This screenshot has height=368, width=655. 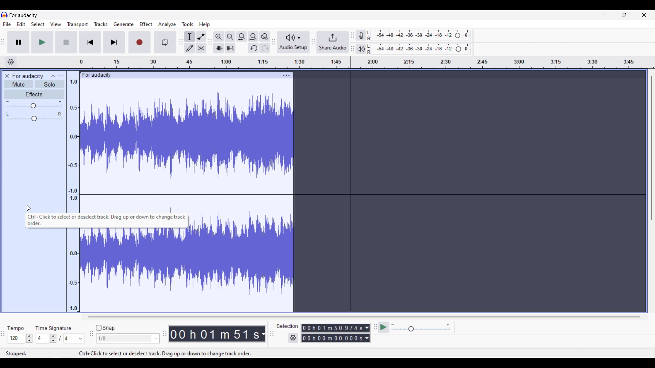 What do you see at coordinates (605, 15) in the screenshot?
I see `Minimize` at bounding box center [605, 15].